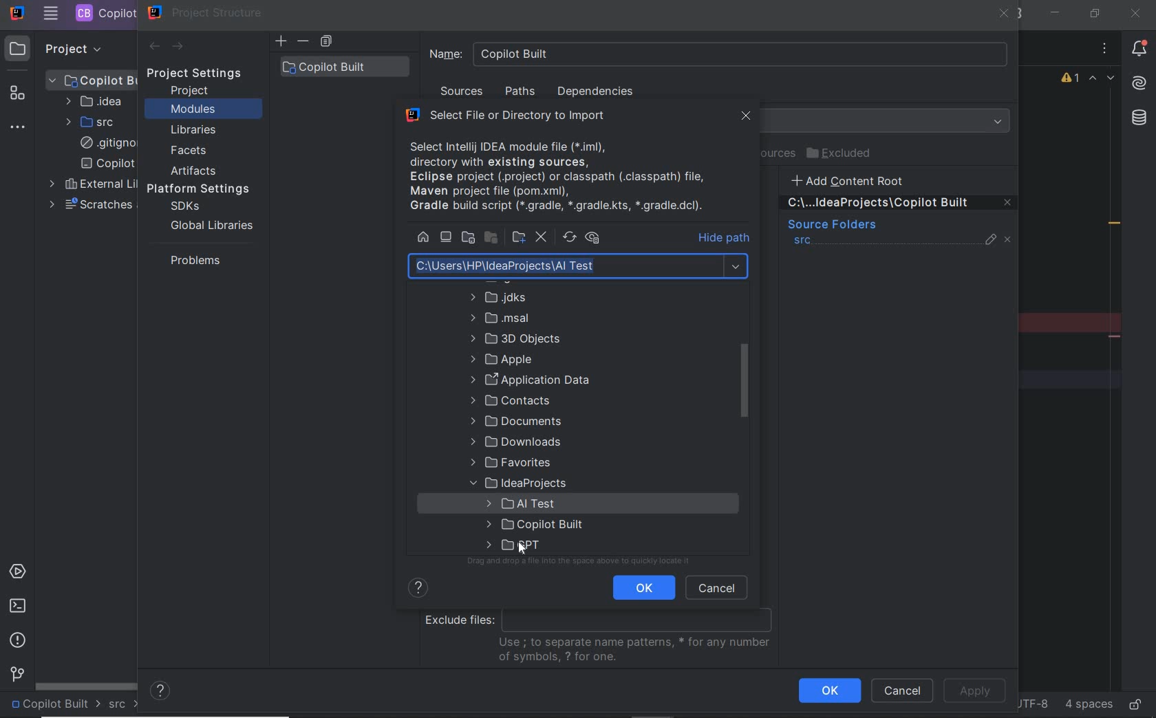  I want to click on folder, so click(510, 400).